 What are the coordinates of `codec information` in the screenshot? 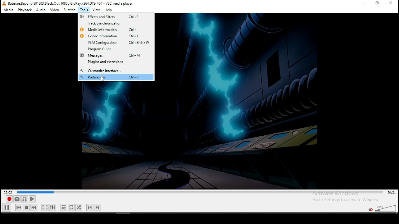 It's located at (115, 35).